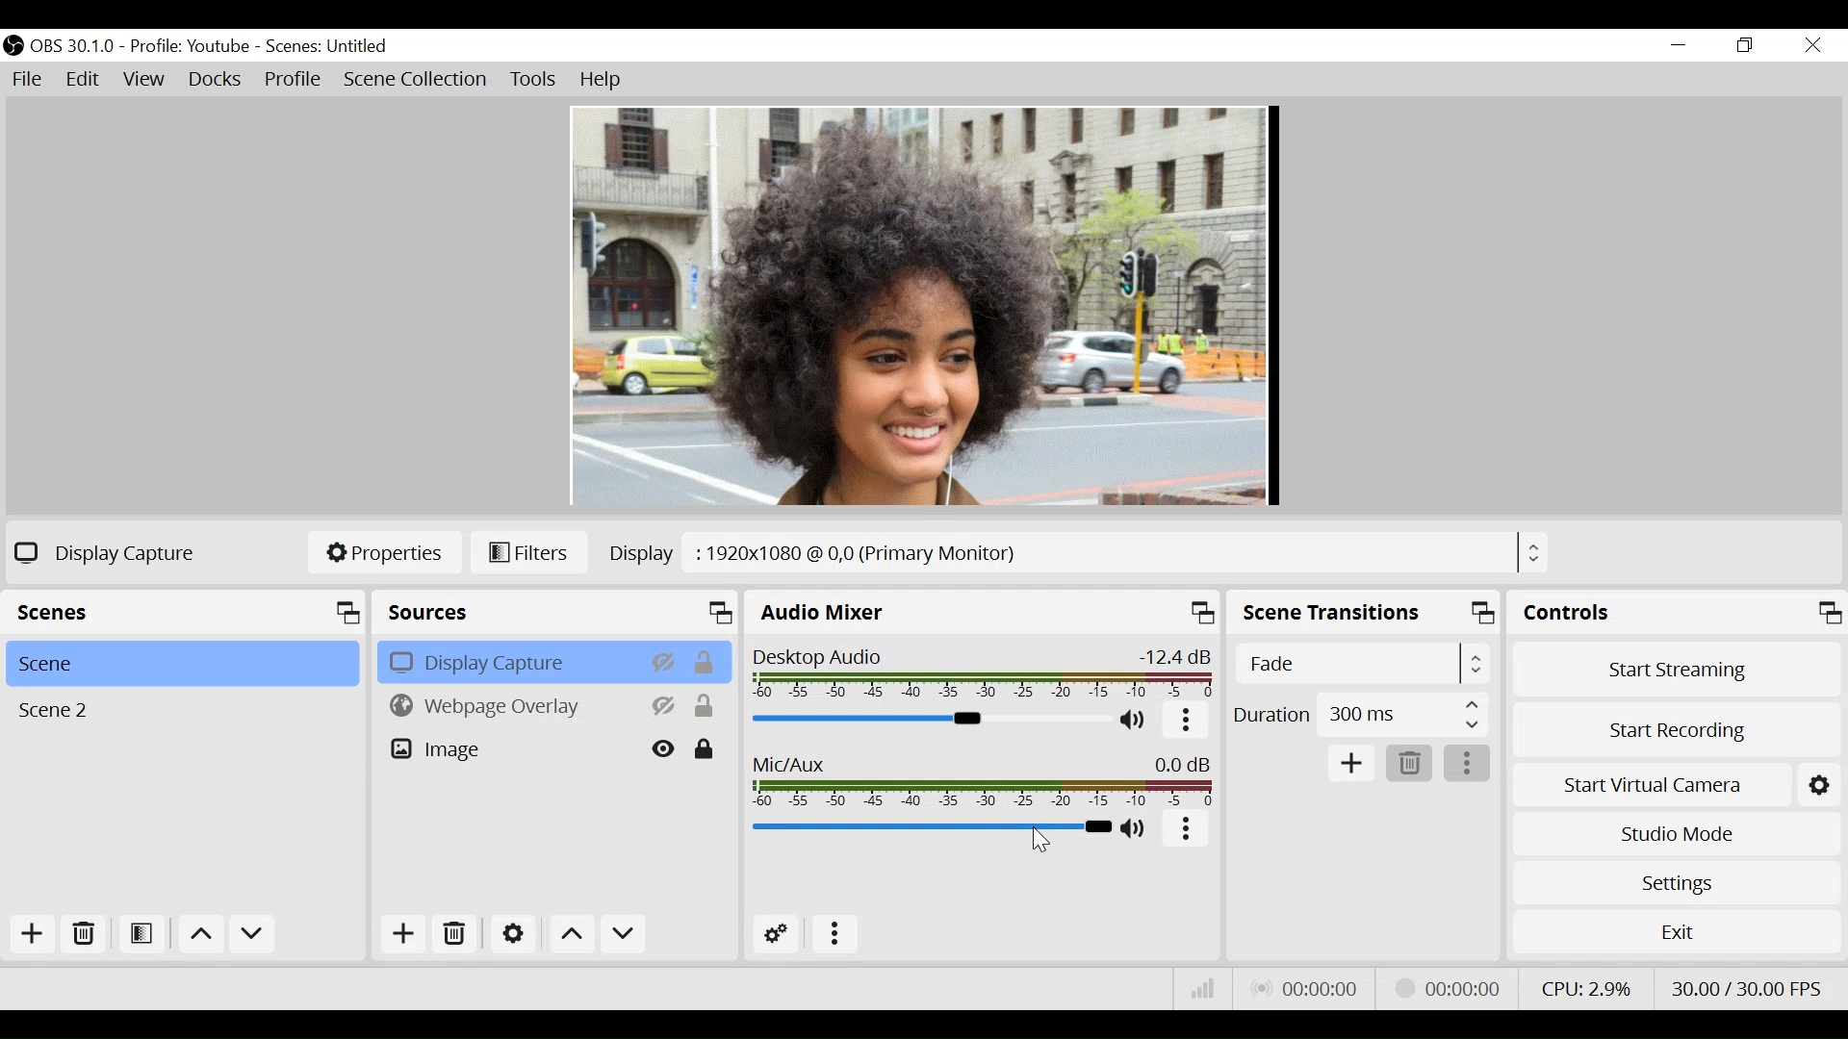 This screenshot has width=1848, height=1039. What do you see at coordinates (665, 750) in the screenshot?
I see `hide/display` at bounding box center [665, 750].